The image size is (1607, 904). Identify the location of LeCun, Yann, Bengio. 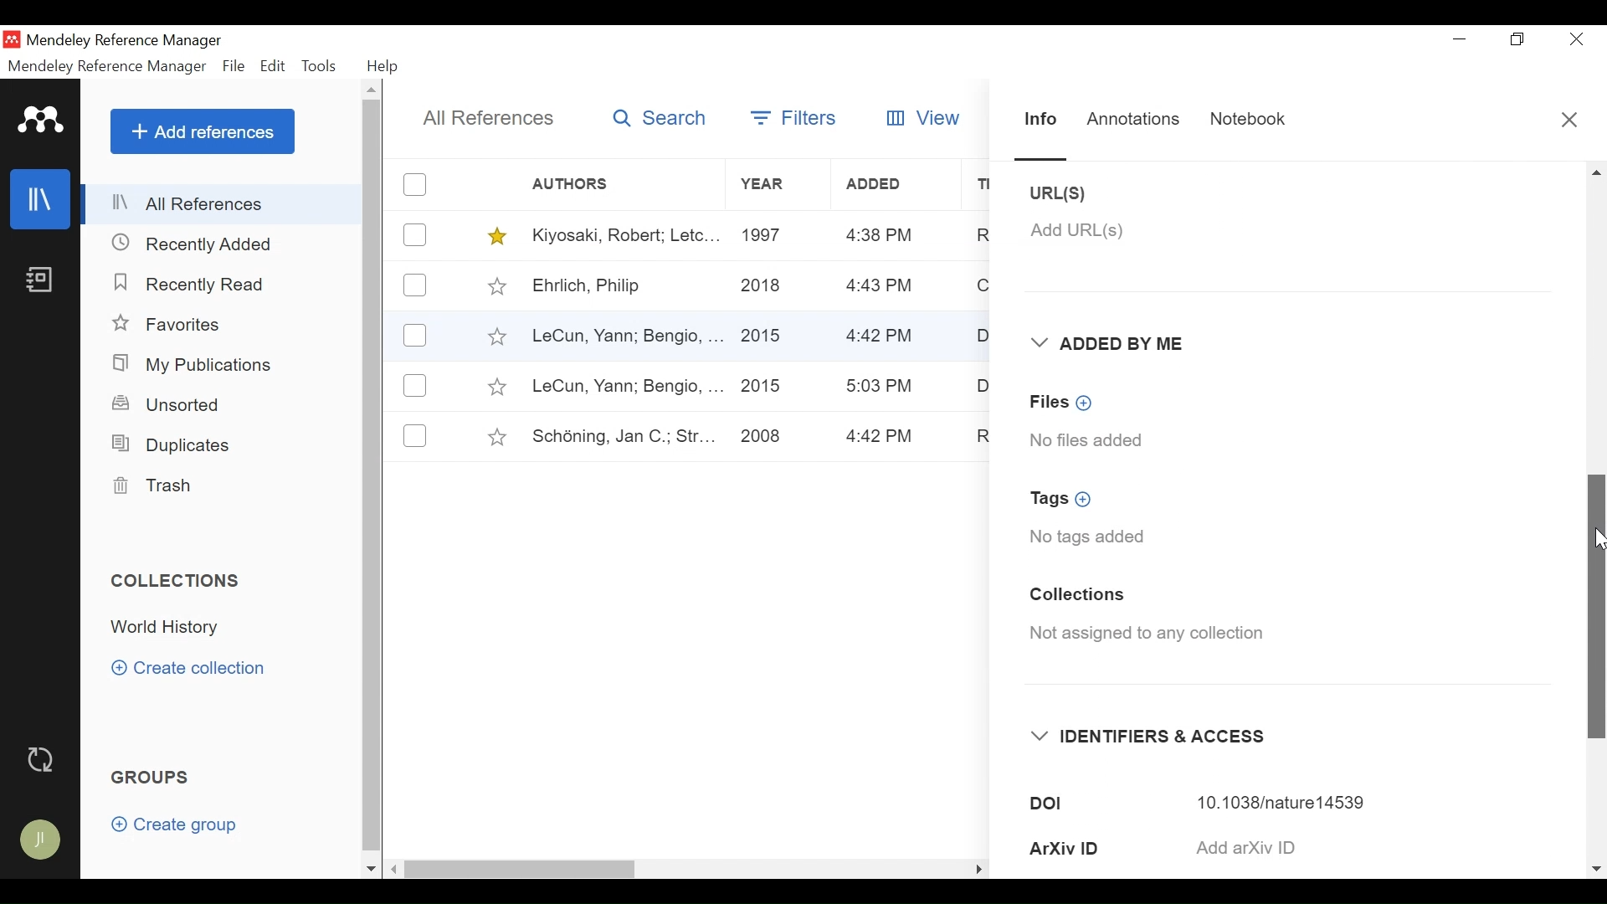
(624, 337).